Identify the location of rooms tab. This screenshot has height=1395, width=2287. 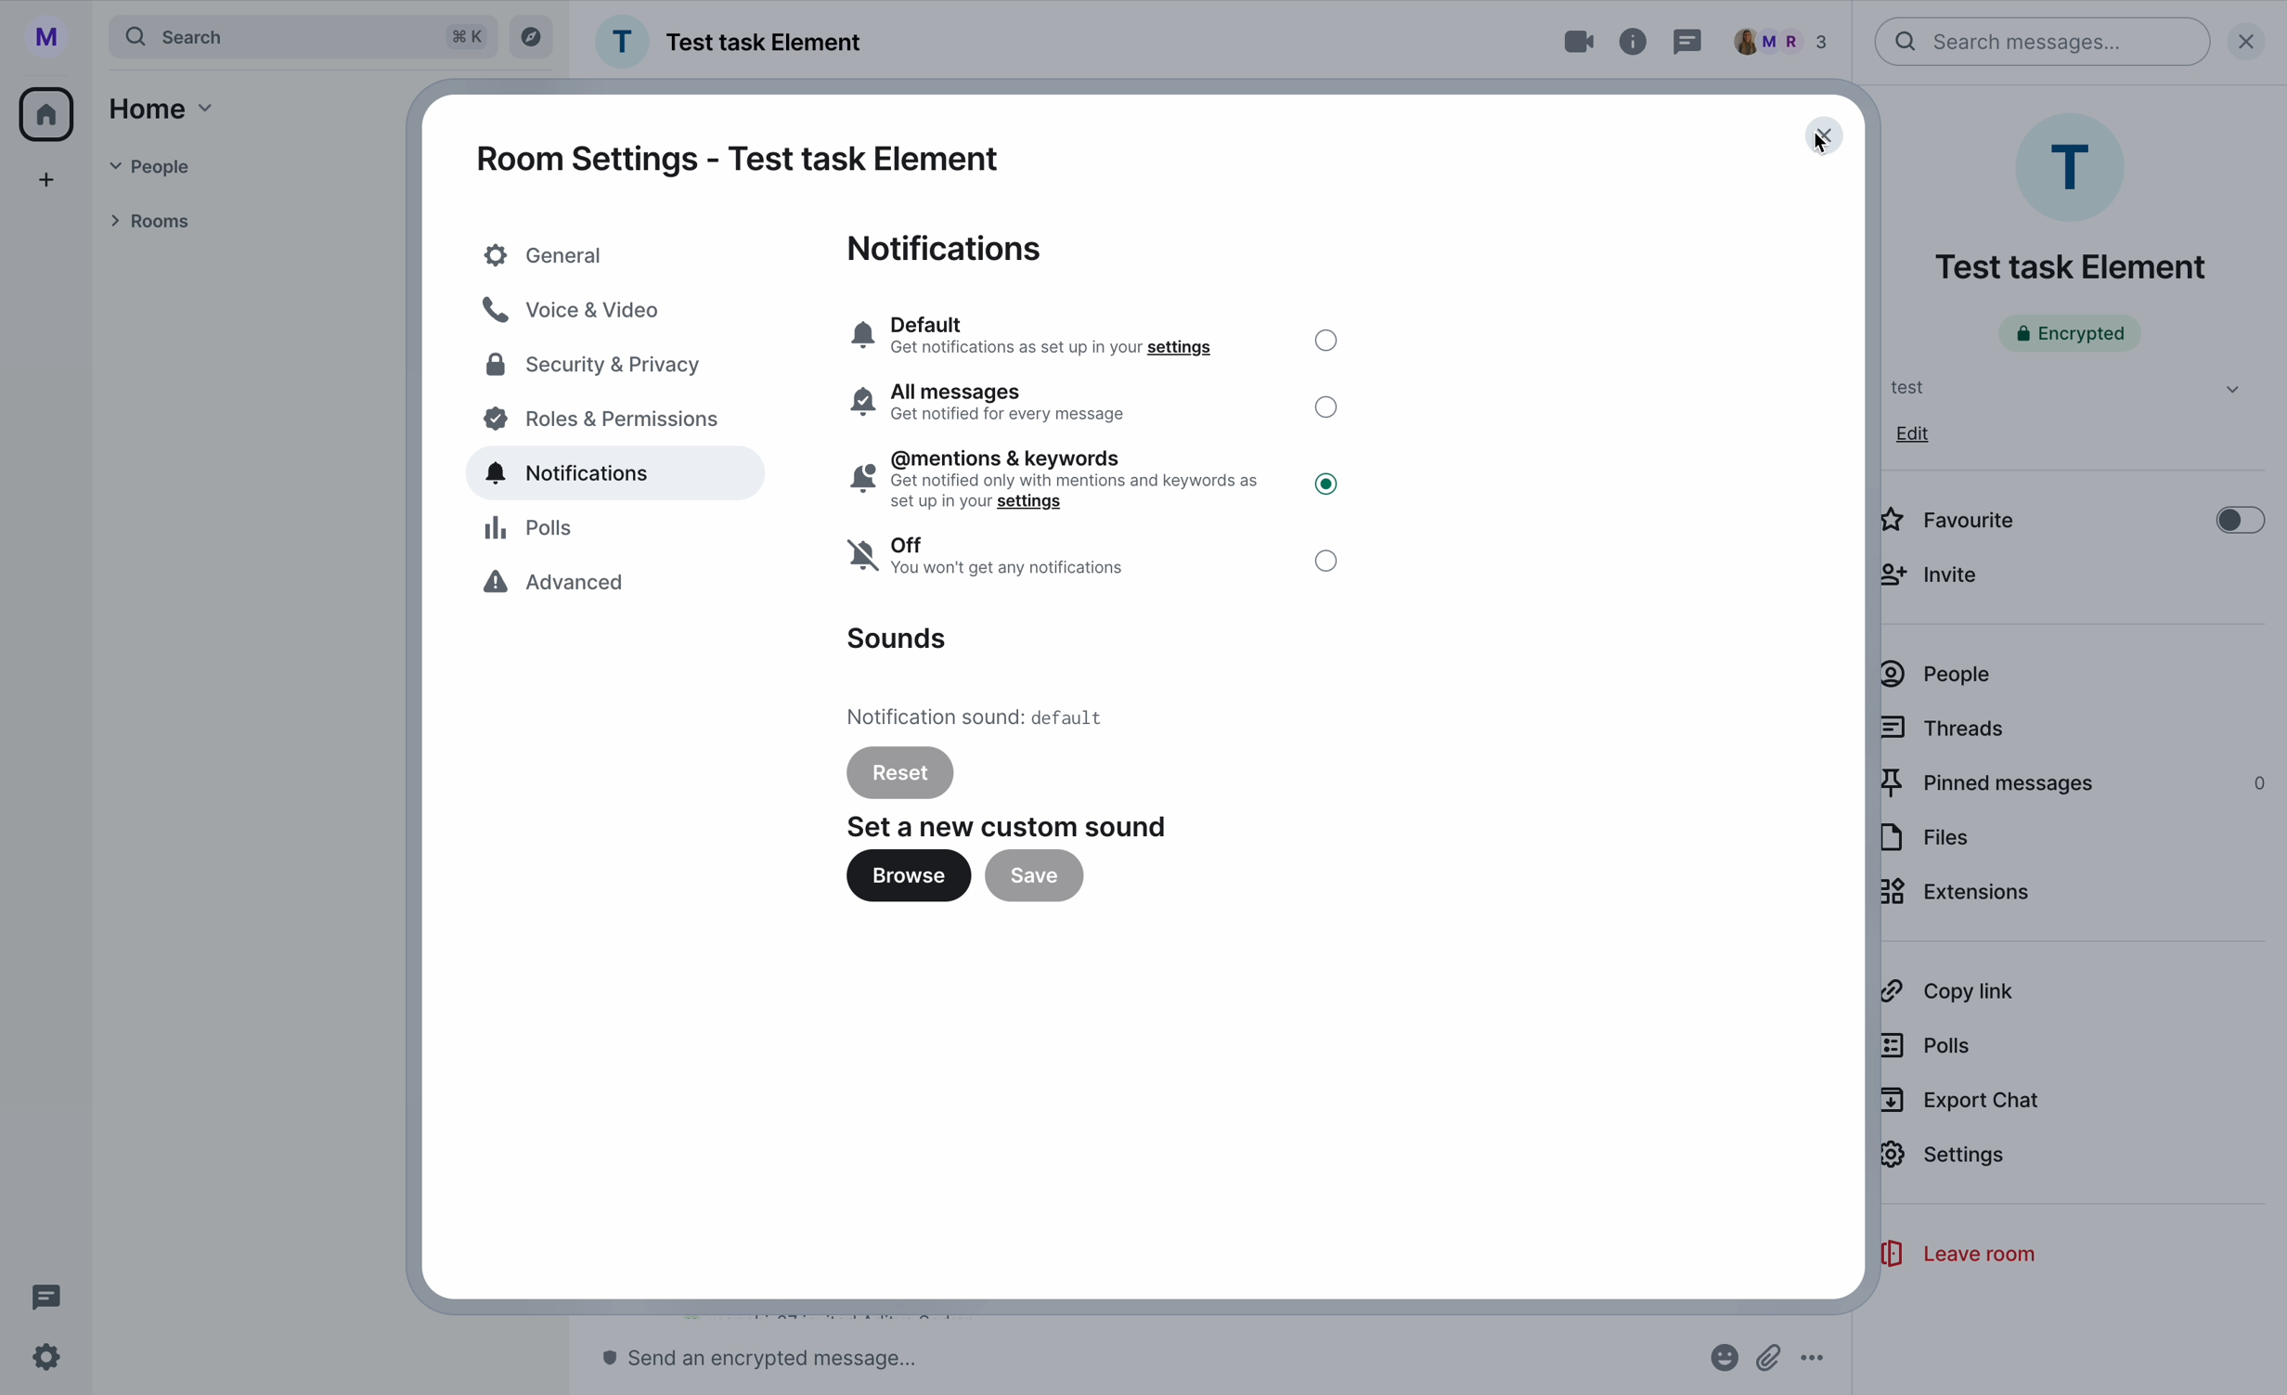
(159, 218).